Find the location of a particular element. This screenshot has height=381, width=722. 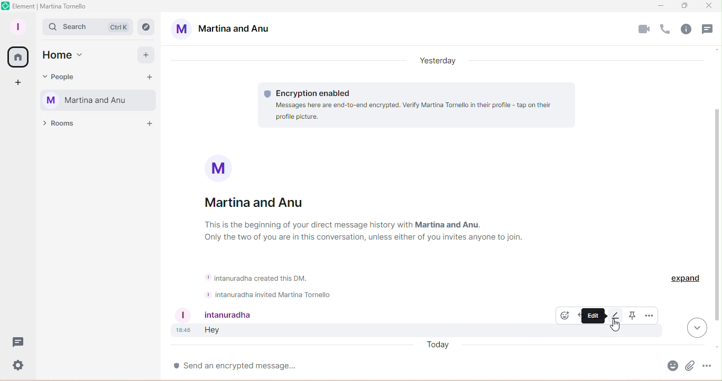

Encryption information is located at coordinates (419, 104).